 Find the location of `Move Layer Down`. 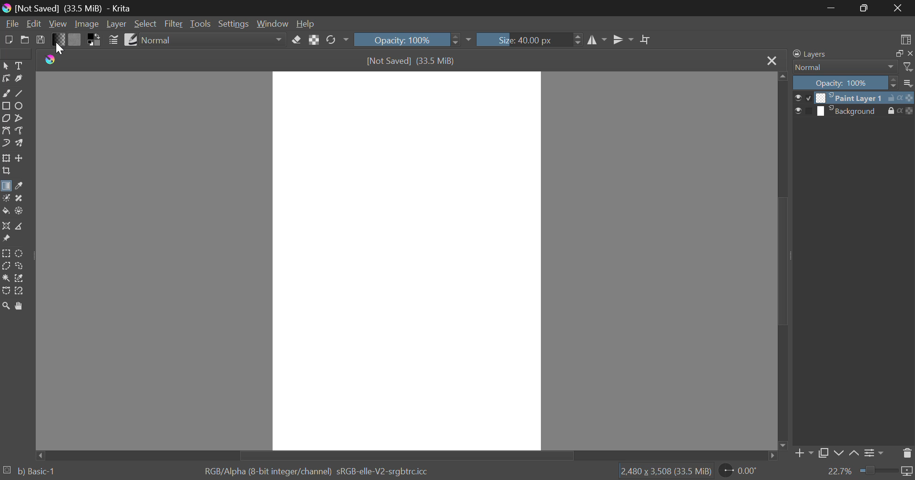

Move Layer Down is located at coordinates (839, 454).